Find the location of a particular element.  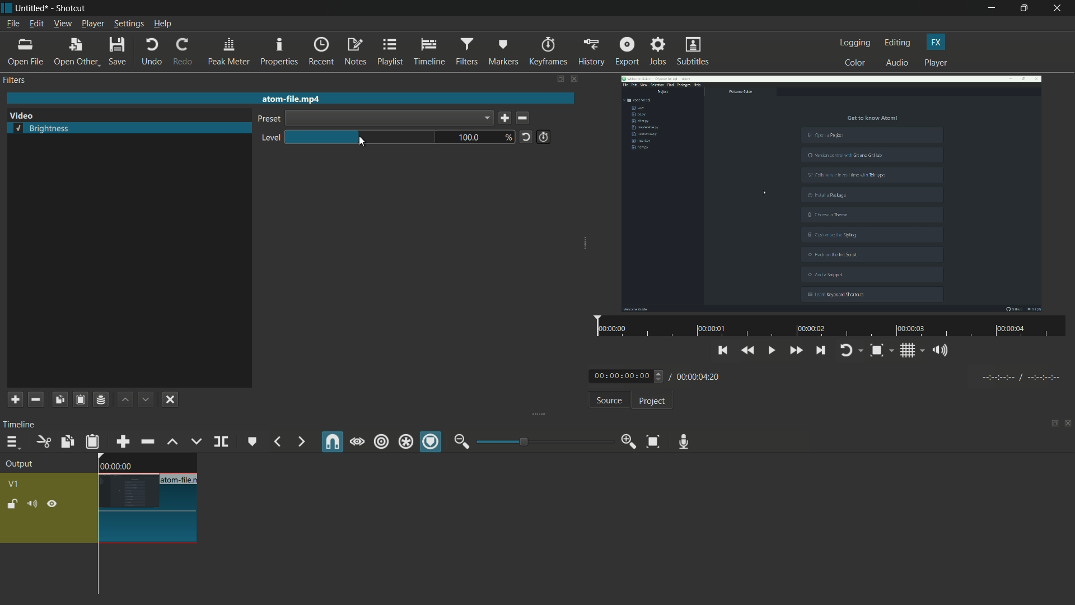

show the volume control is located at coordinates (943, 351).